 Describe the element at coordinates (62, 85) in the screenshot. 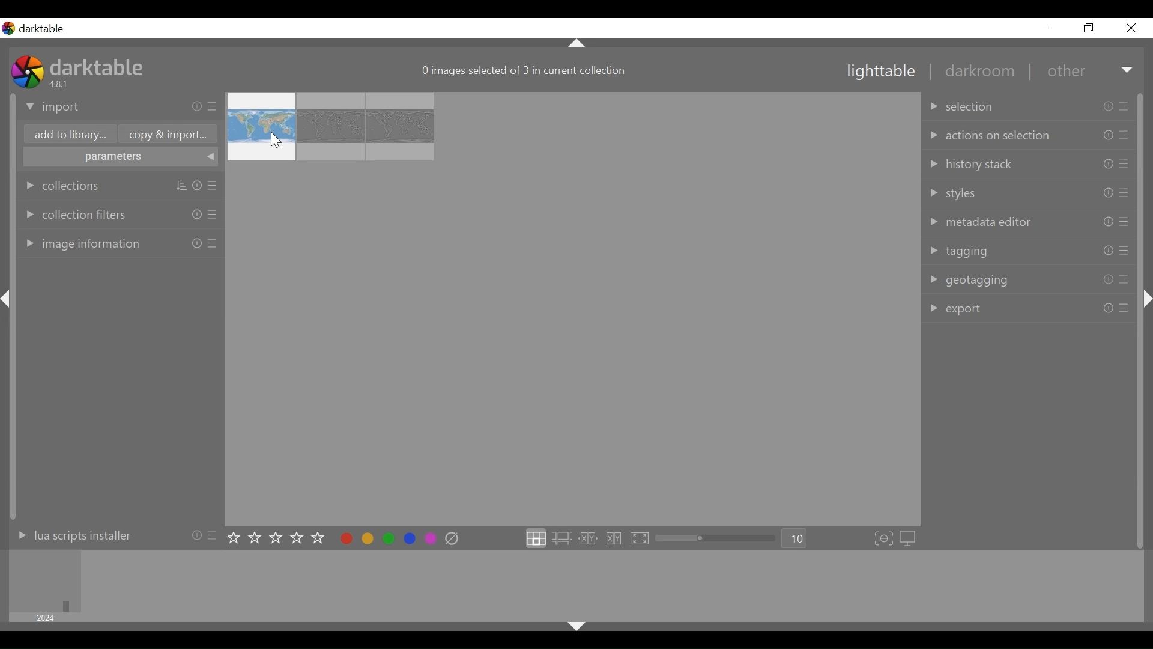

I see `Version` at that location.